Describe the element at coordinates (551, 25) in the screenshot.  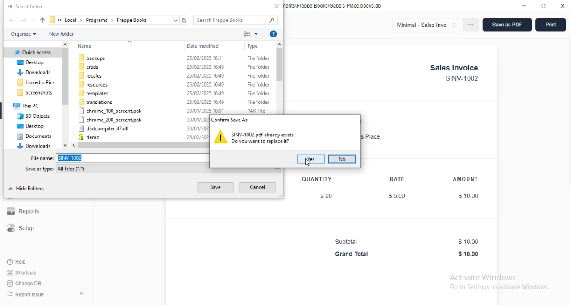
I see `print` at that location.